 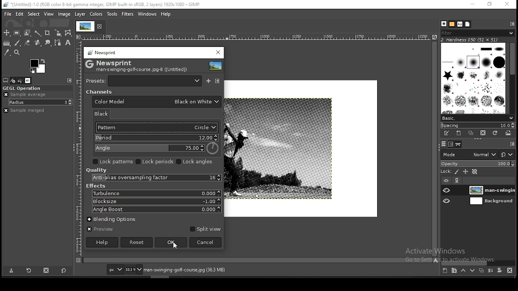 What do you see at coordinates (32, 111) in the screenshot?
I see `sample merged` at bounding box center [32, 111].